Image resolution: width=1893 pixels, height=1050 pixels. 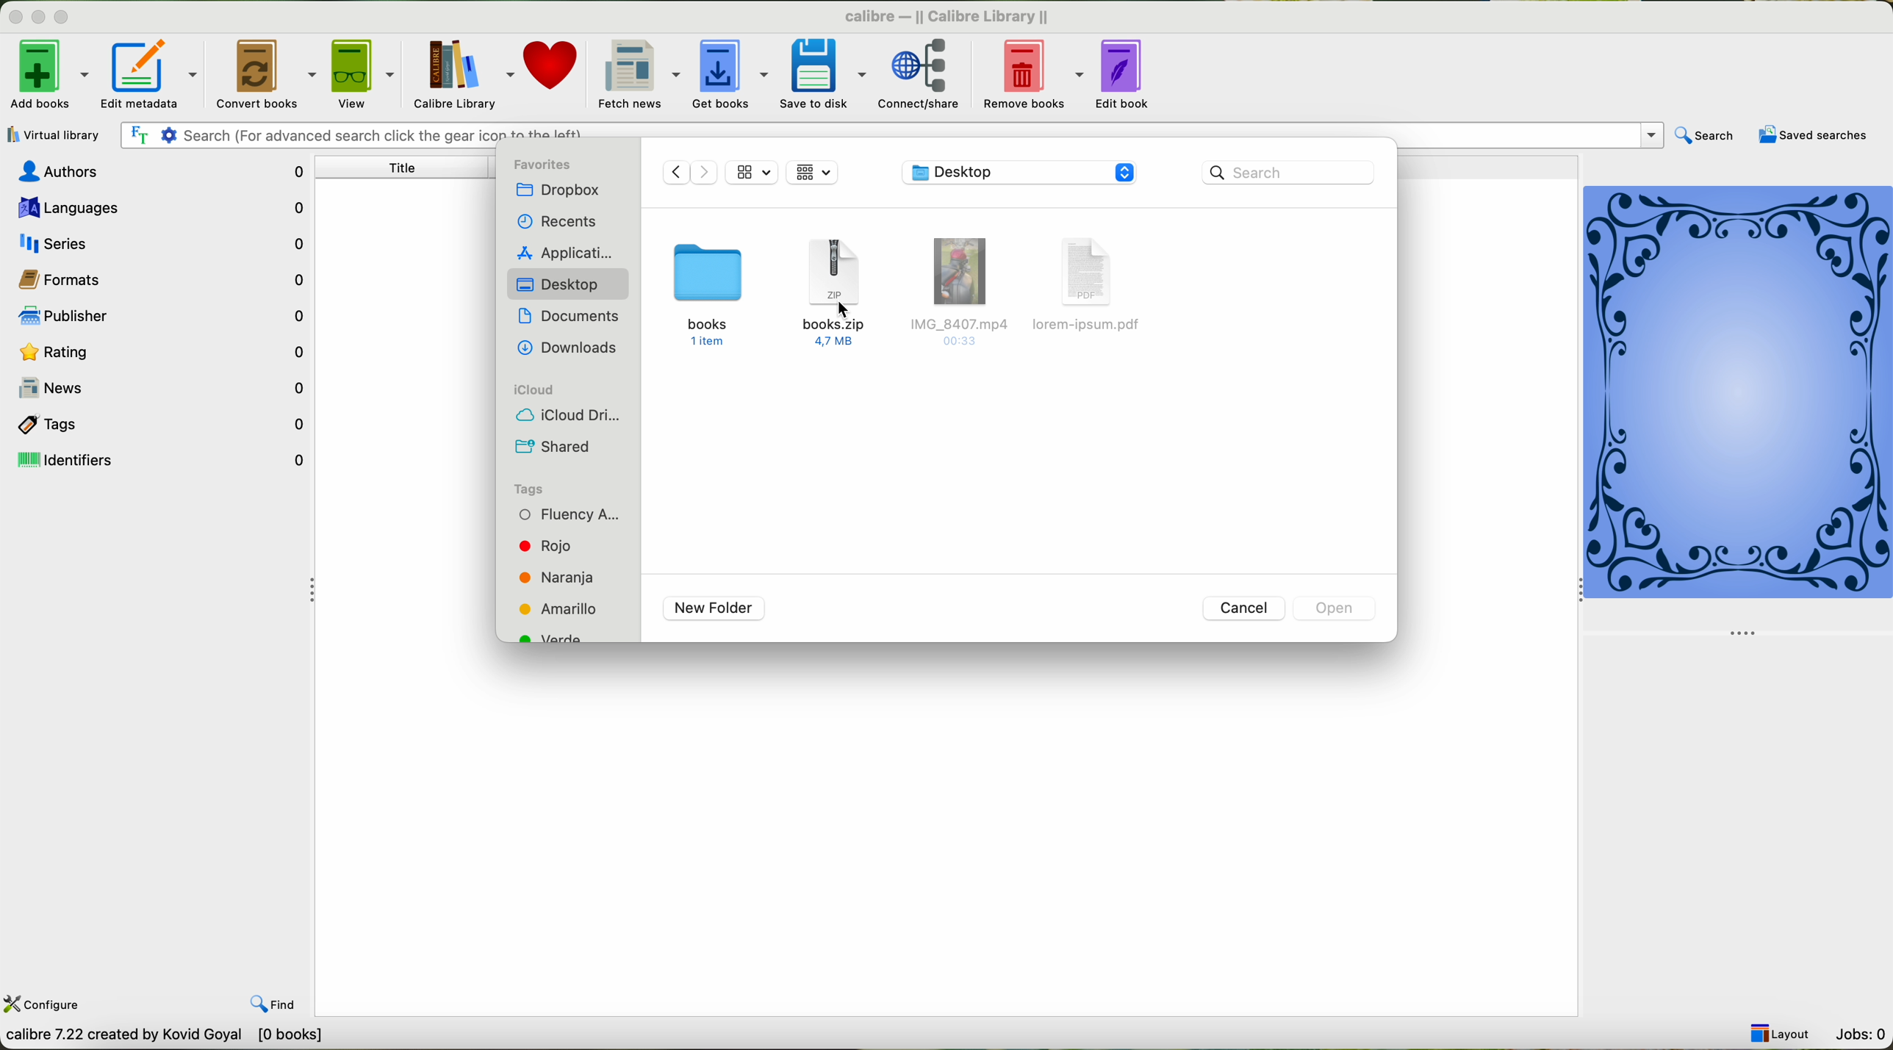 I want to click on saved searches, so click(x=1814, y=137).